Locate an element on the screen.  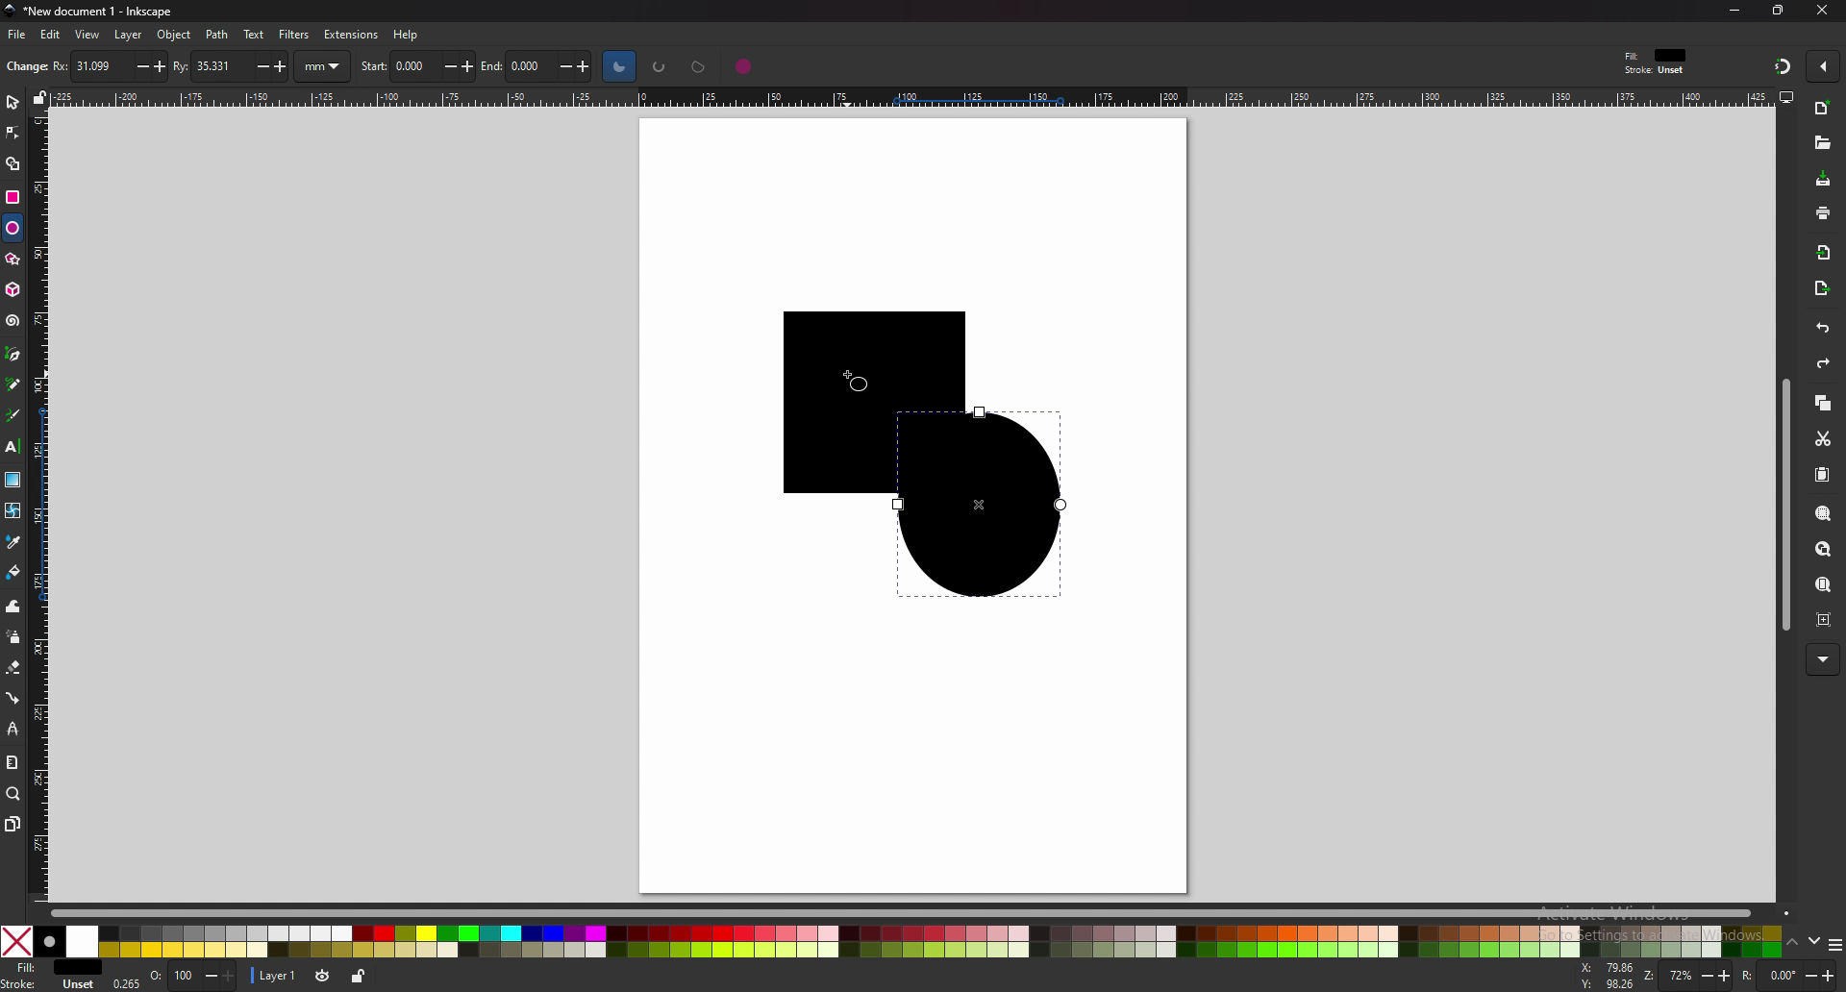
select is located at coordinates (12, 100).